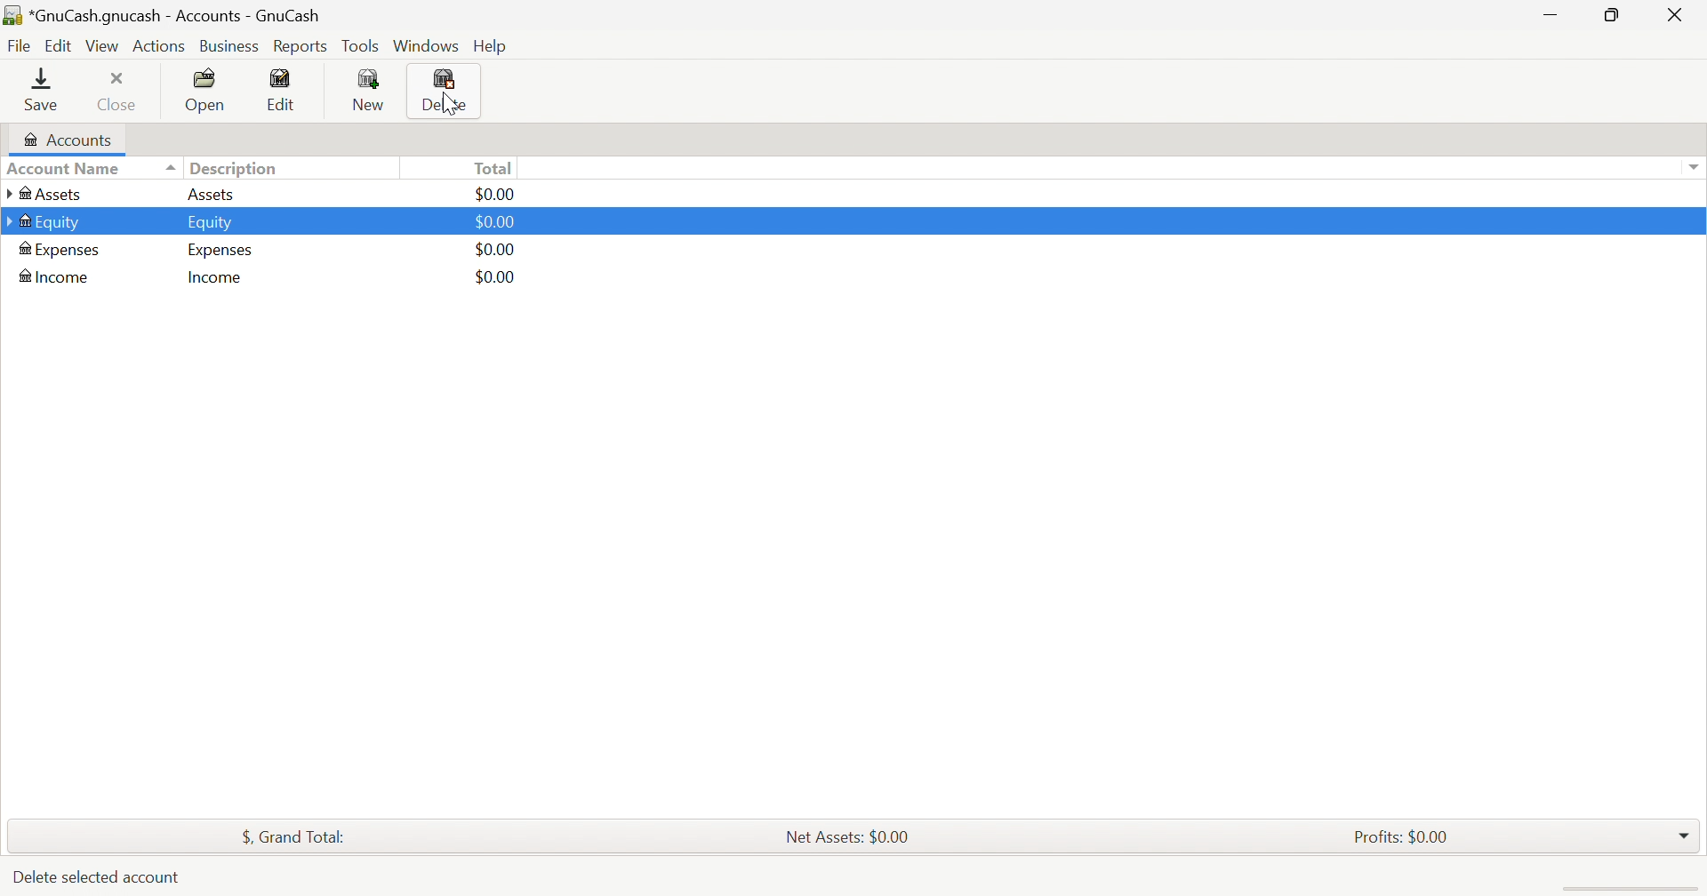 This screenshot has width=1707, height=896. Describe the element at coordinates (61, 46) in the screenshot. I see `Edit` at that location.